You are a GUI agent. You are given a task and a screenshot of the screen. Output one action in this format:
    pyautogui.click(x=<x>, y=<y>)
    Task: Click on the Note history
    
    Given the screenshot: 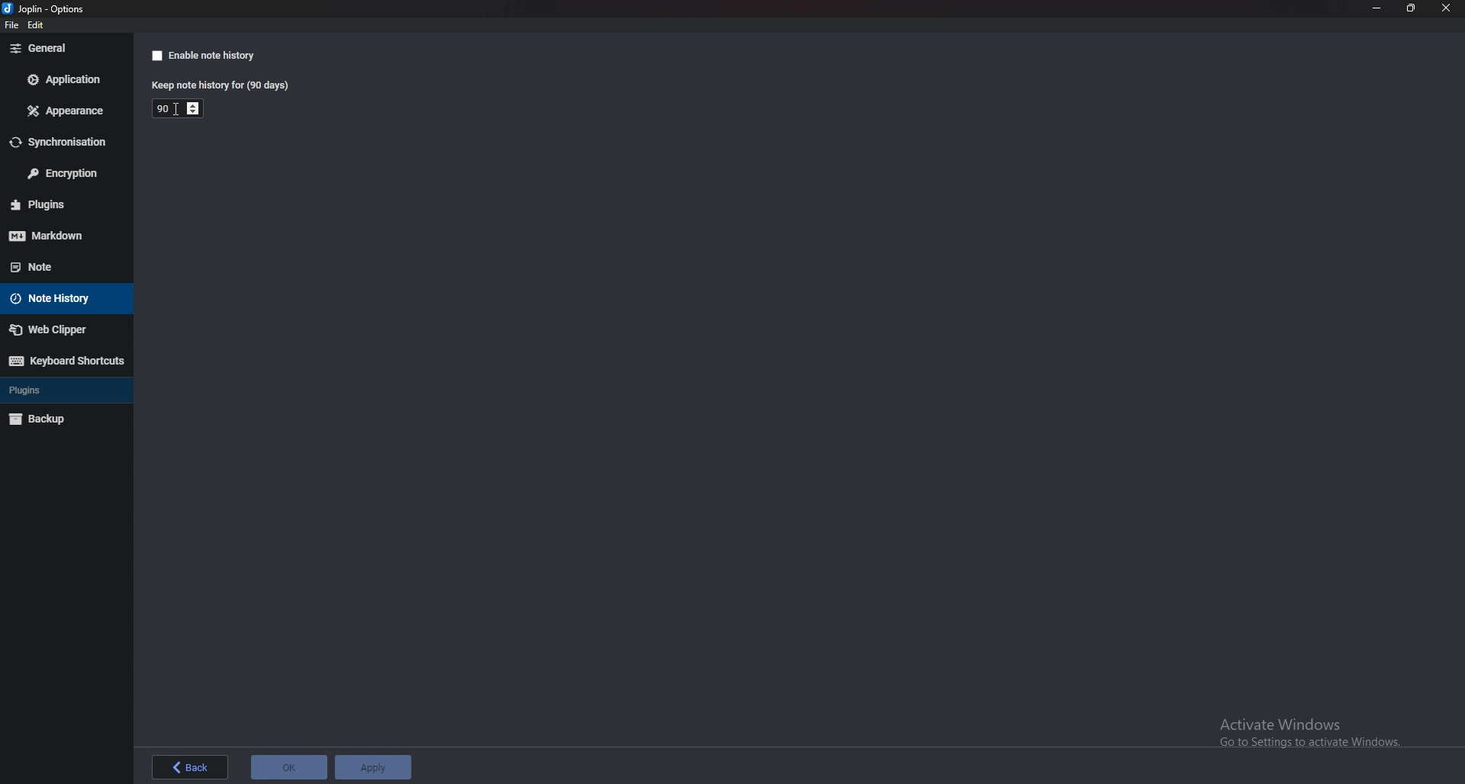 What is the action you would take?
    pyautogui.click(x=60, y=299)
    